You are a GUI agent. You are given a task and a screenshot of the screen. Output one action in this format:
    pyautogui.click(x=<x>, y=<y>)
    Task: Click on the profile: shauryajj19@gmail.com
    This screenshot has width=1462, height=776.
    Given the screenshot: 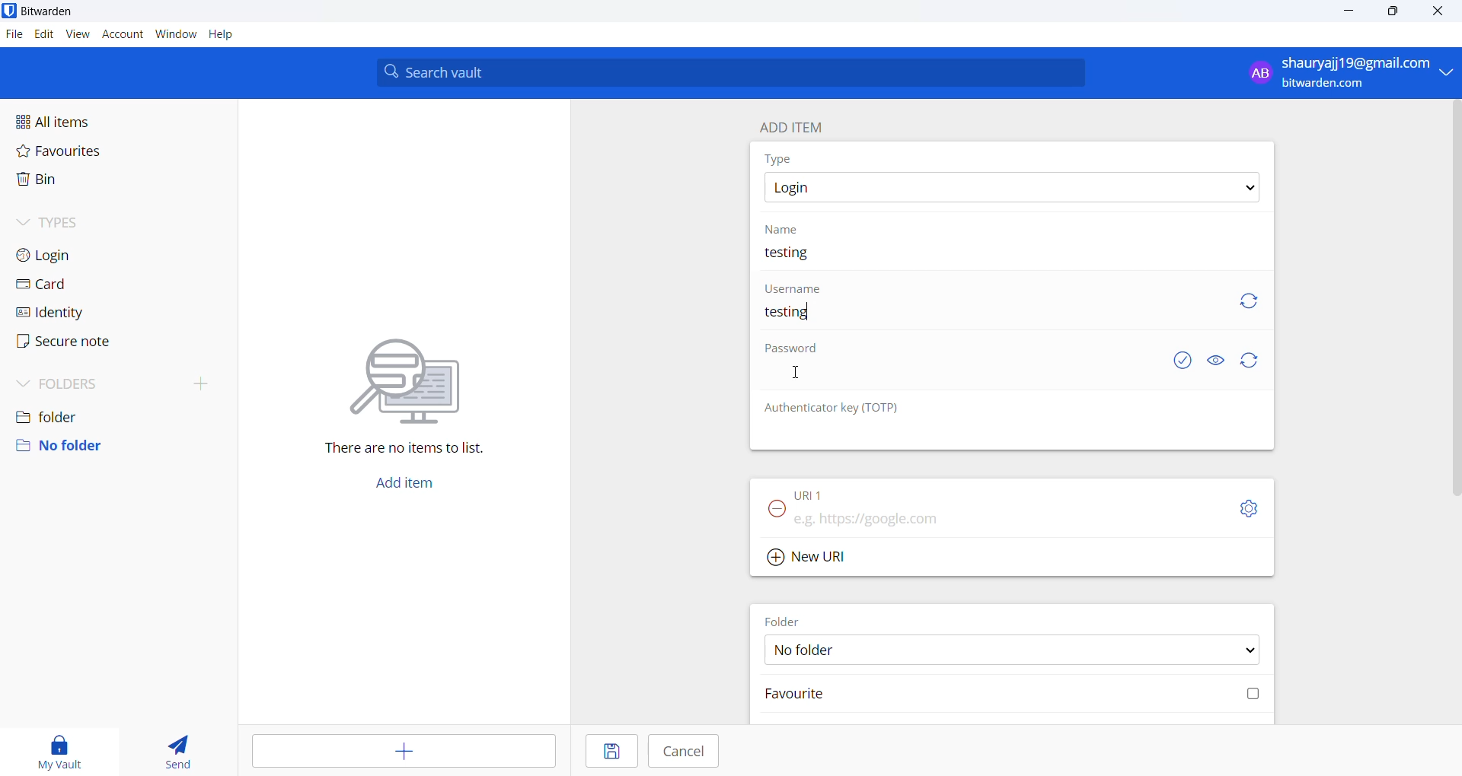 What is the action you would take?
    pyautogui.click(x=1346, y=72)
    